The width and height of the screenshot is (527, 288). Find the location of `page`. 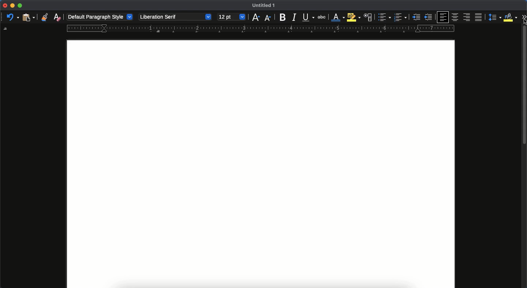

page is located at coordinates (261, 164).